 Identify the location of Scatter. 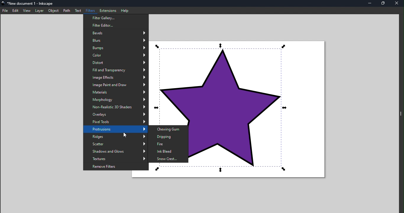
(115, 144).